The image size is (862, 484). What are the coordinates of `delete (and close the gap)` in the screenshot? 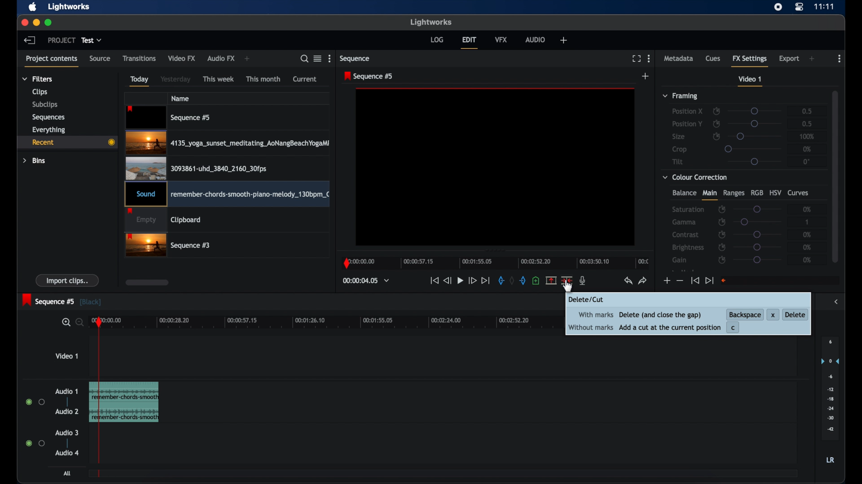 It's located at (661, 315).